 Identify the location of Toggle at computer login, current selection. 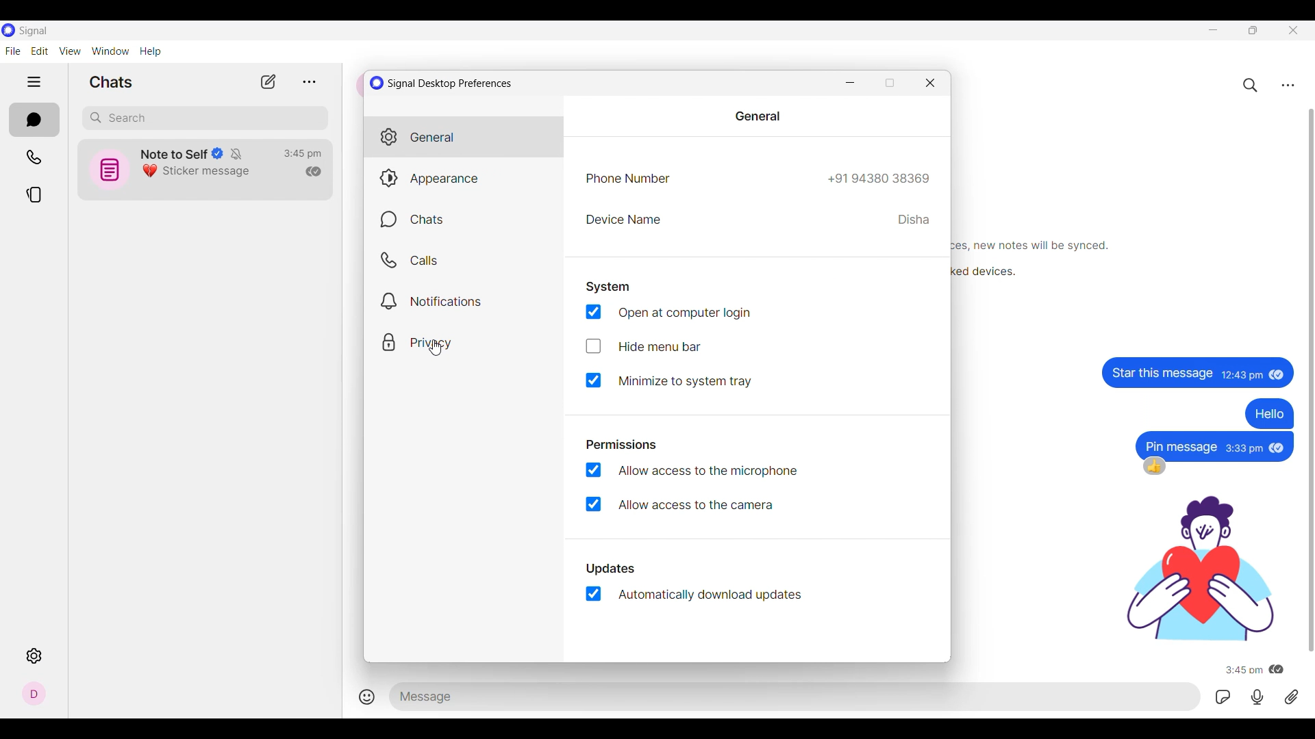
(668, 312).